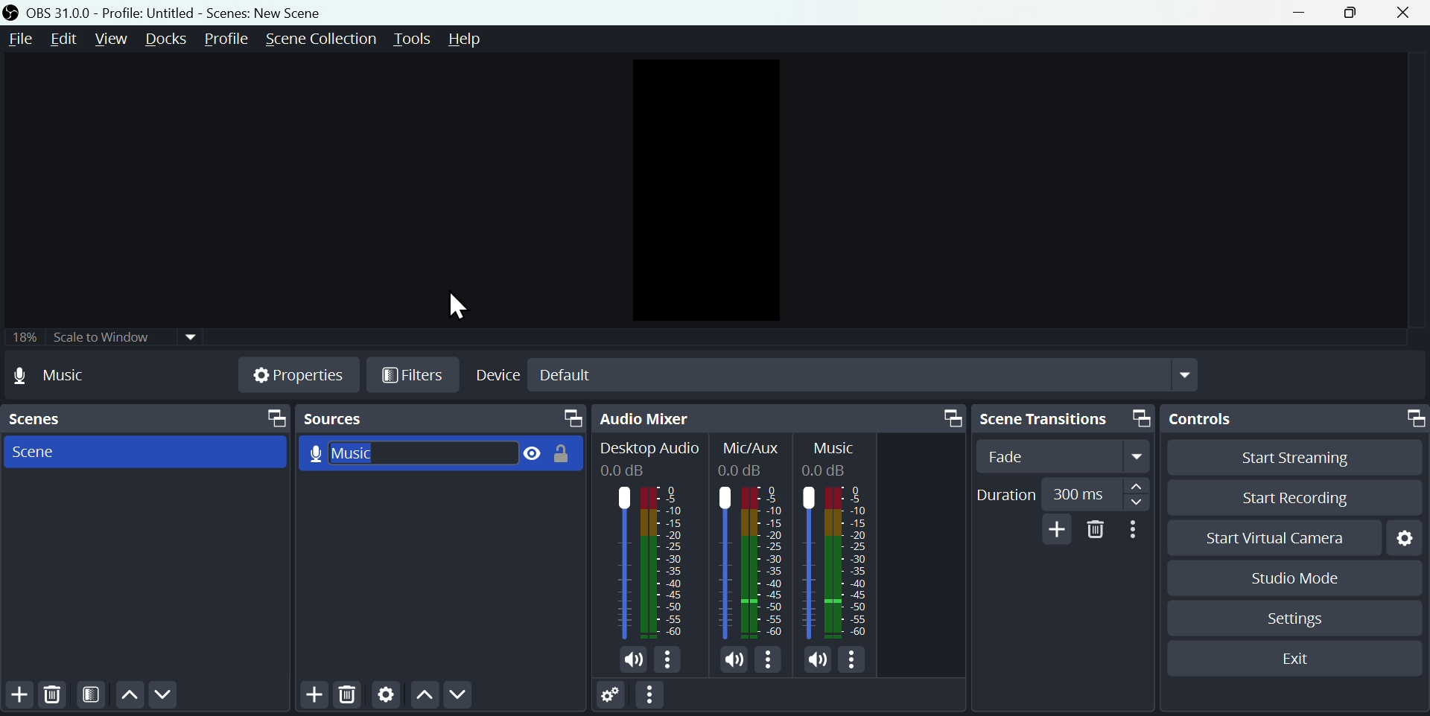  Describe the element at coordinates (446, 300) in the screenshot. I see `Cursor` at that location.